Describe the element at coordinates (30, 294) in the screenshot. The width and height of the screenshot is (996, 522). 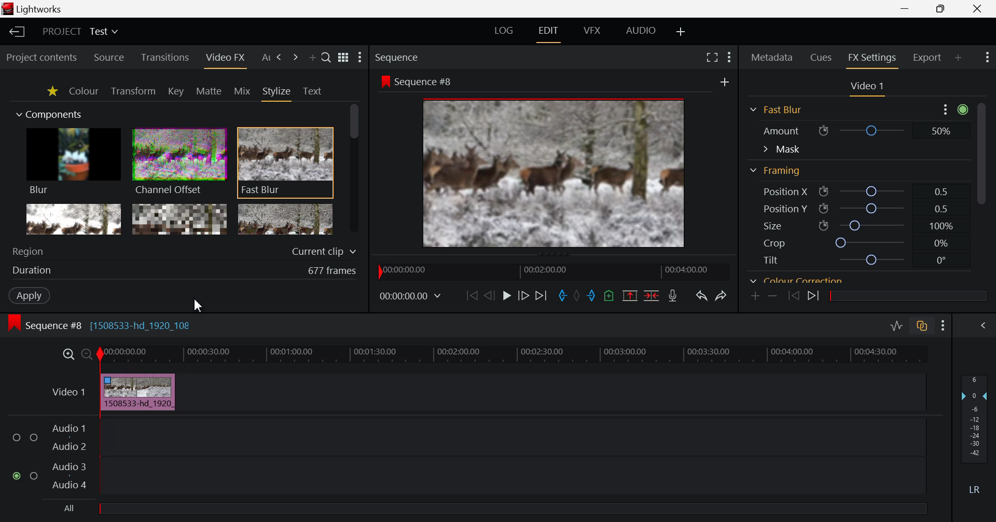
I see `Apply` at that location.